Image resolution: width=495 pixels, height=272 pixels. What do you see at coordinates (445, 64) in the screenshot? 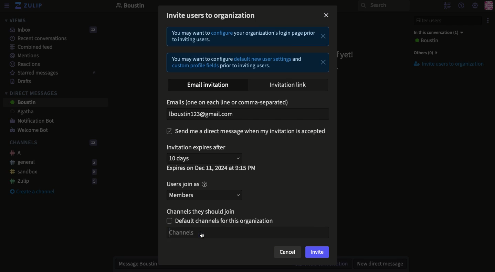
I see `Invite users to organization` at bounding box center [445, 64].